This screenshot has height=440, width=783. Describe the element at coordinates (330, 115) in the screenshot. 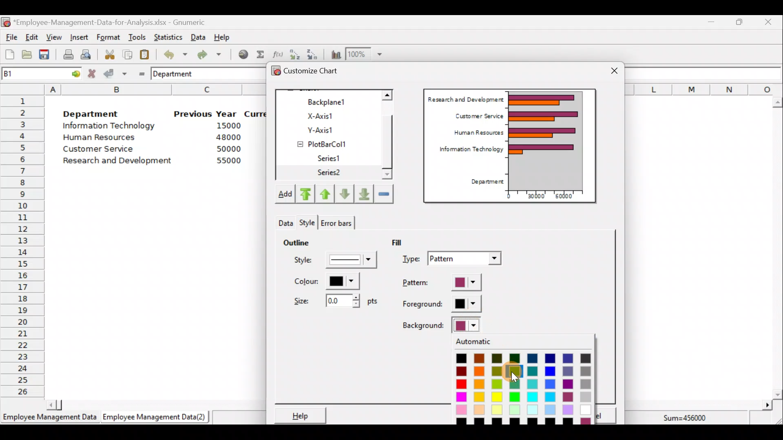

I see `X-axis1` at that location.